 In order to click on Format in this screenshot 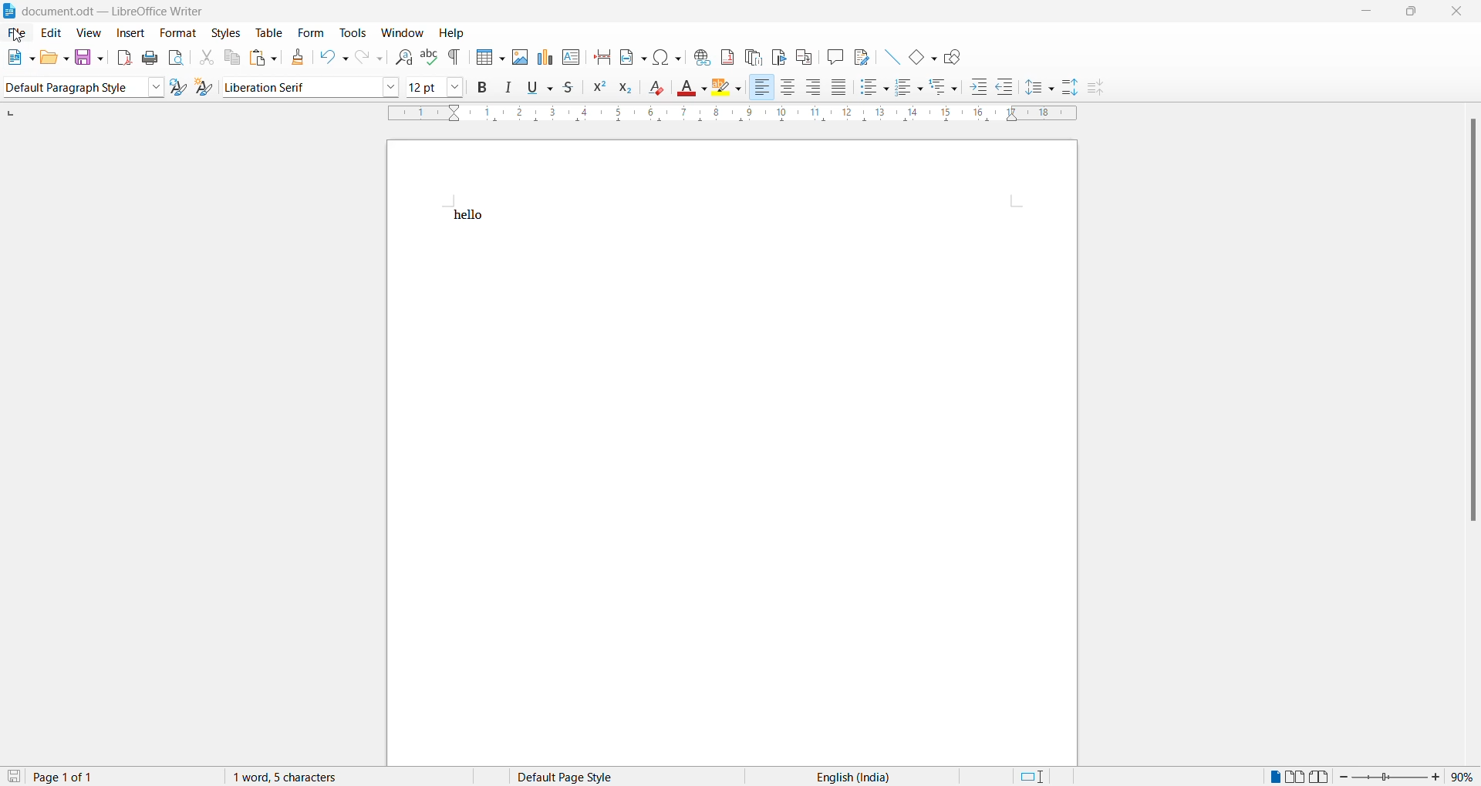, I will do `click(178, 33)`.